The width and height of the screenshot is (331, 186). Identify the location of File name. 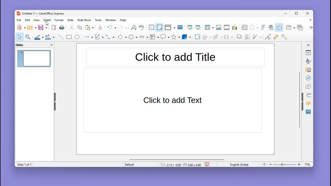
(40, 14).